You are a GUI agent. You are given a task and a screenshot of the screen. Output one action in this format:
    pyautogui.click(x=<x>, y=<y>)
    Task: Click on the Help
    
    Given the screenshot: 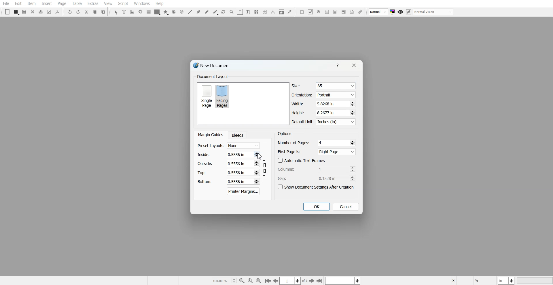 What is the action you would take?
    pyautogui.click(x=339, y=65)
    